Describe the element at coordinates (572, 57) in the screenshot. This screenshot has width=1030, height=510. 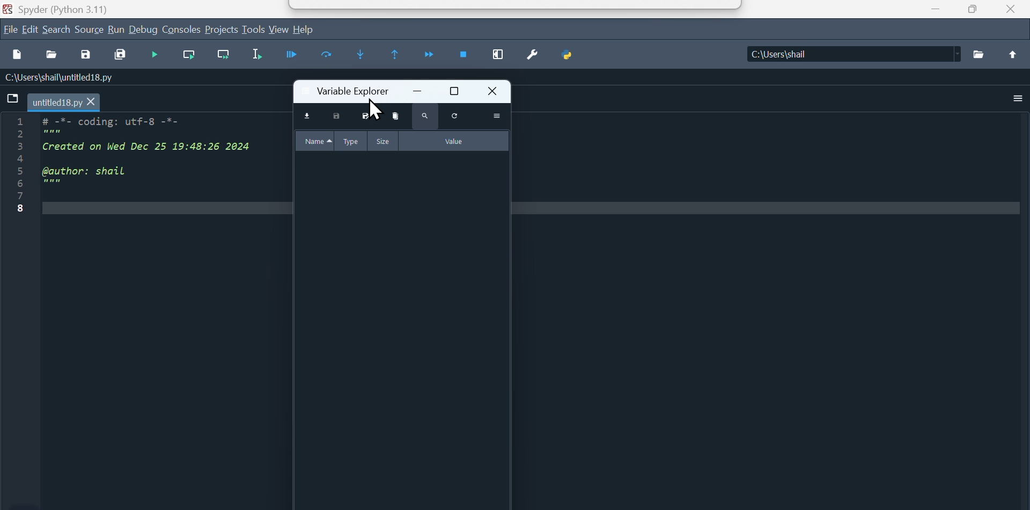
I see `Python PathManager` at that location.